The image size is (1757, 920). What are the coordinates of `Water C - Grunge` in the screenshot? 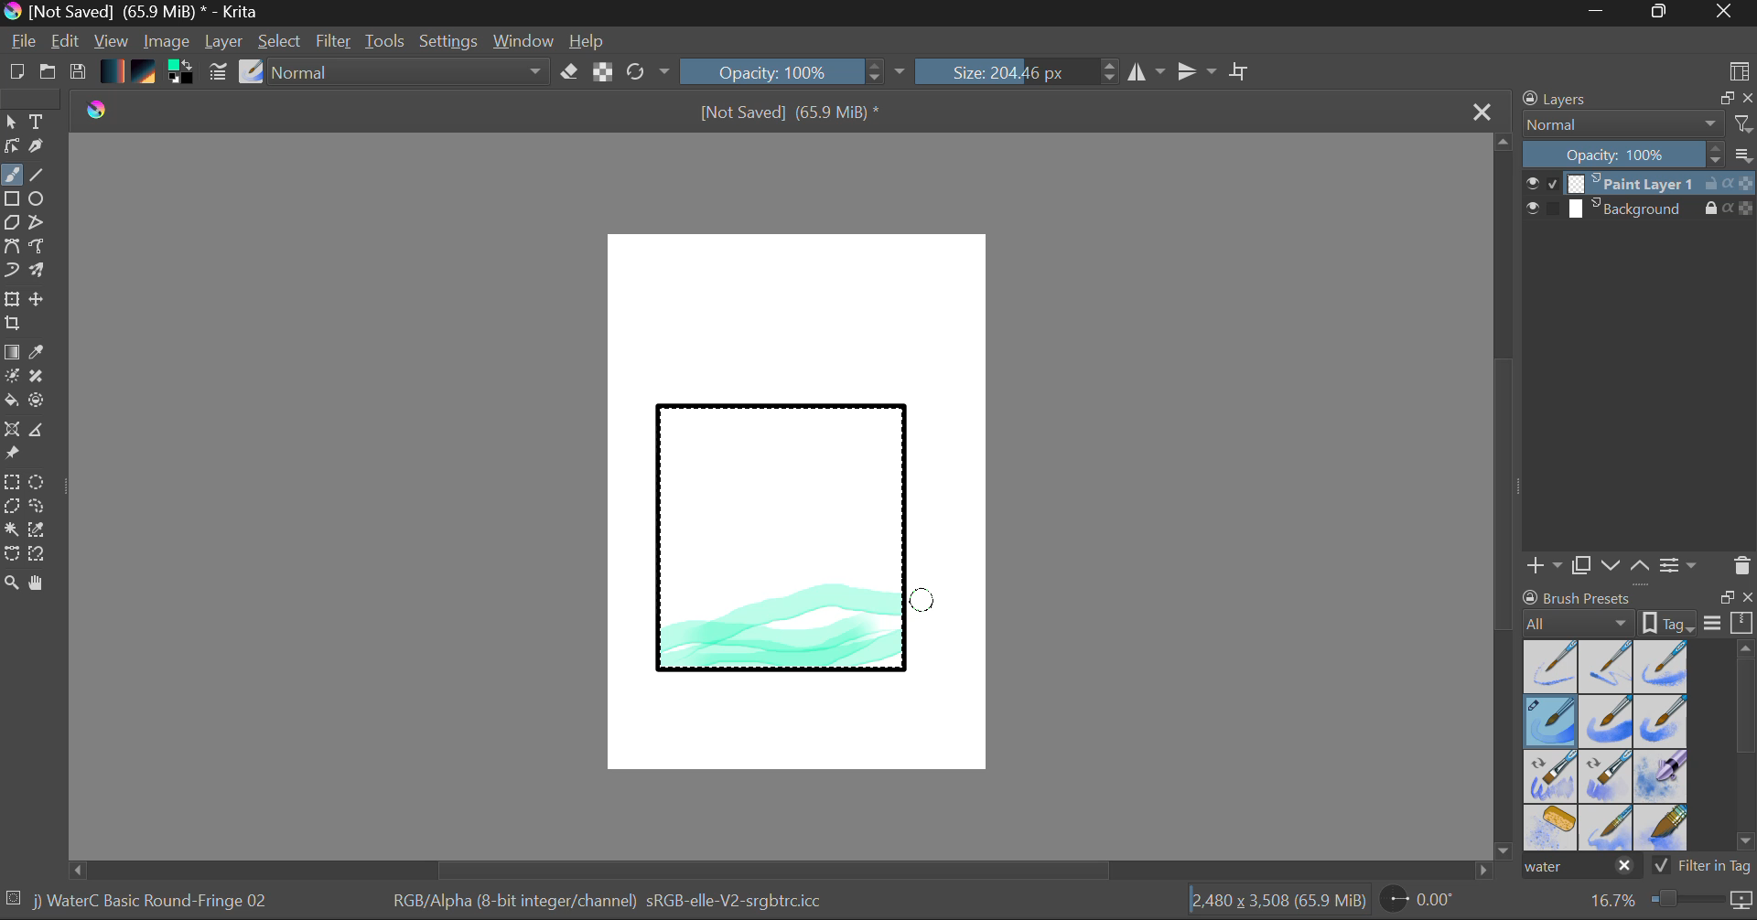 It's located at (1662, 722).